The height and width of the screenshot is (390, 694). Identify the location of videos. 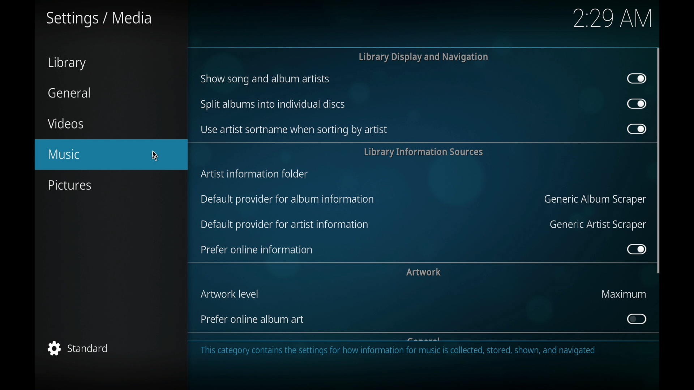
(67, 124).